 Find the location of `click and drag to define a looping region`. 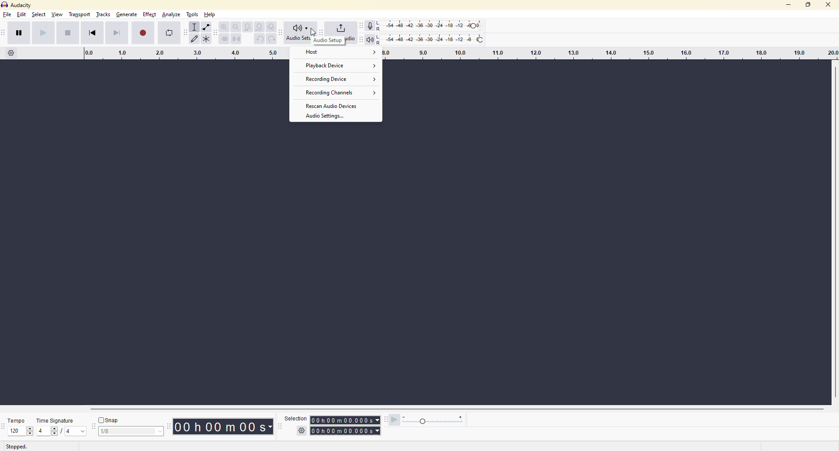

click and drag to define a looping region is located at coordinates (182, 53).